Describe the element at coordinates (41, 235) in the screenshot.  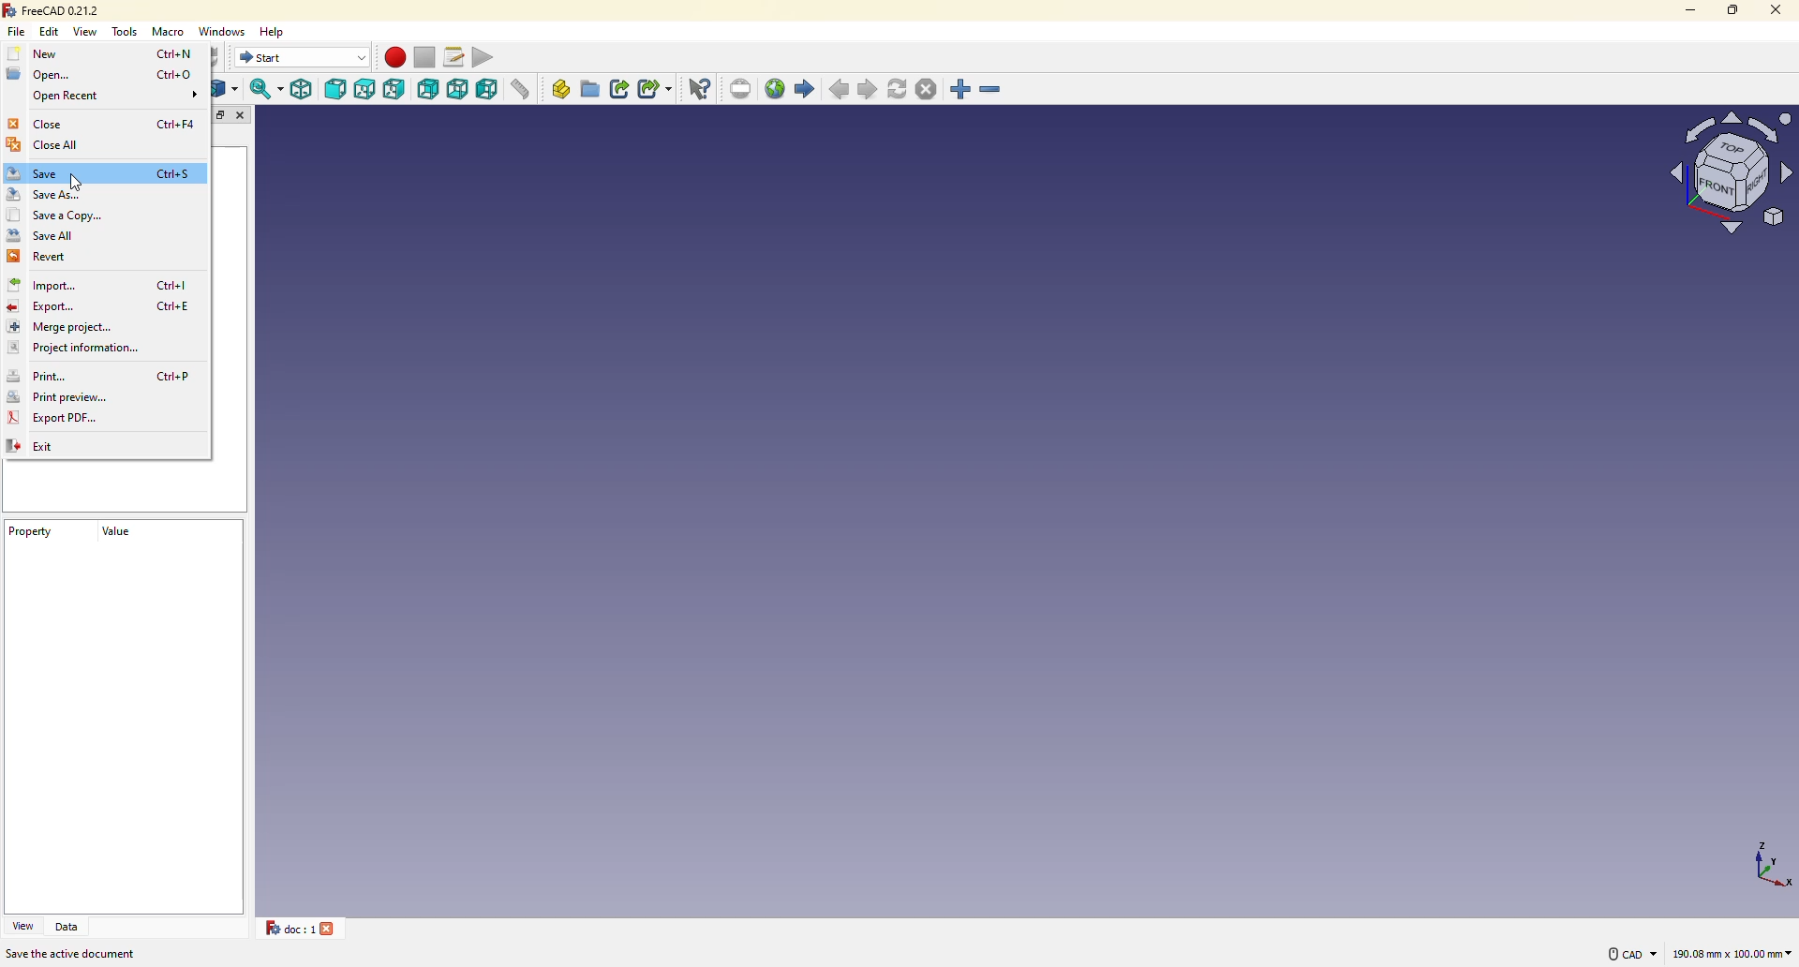
I see `save all` at that location.